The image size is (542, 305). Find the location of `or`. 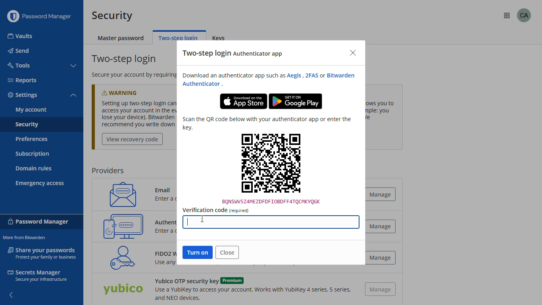

or is located at coordinates (322, 76).